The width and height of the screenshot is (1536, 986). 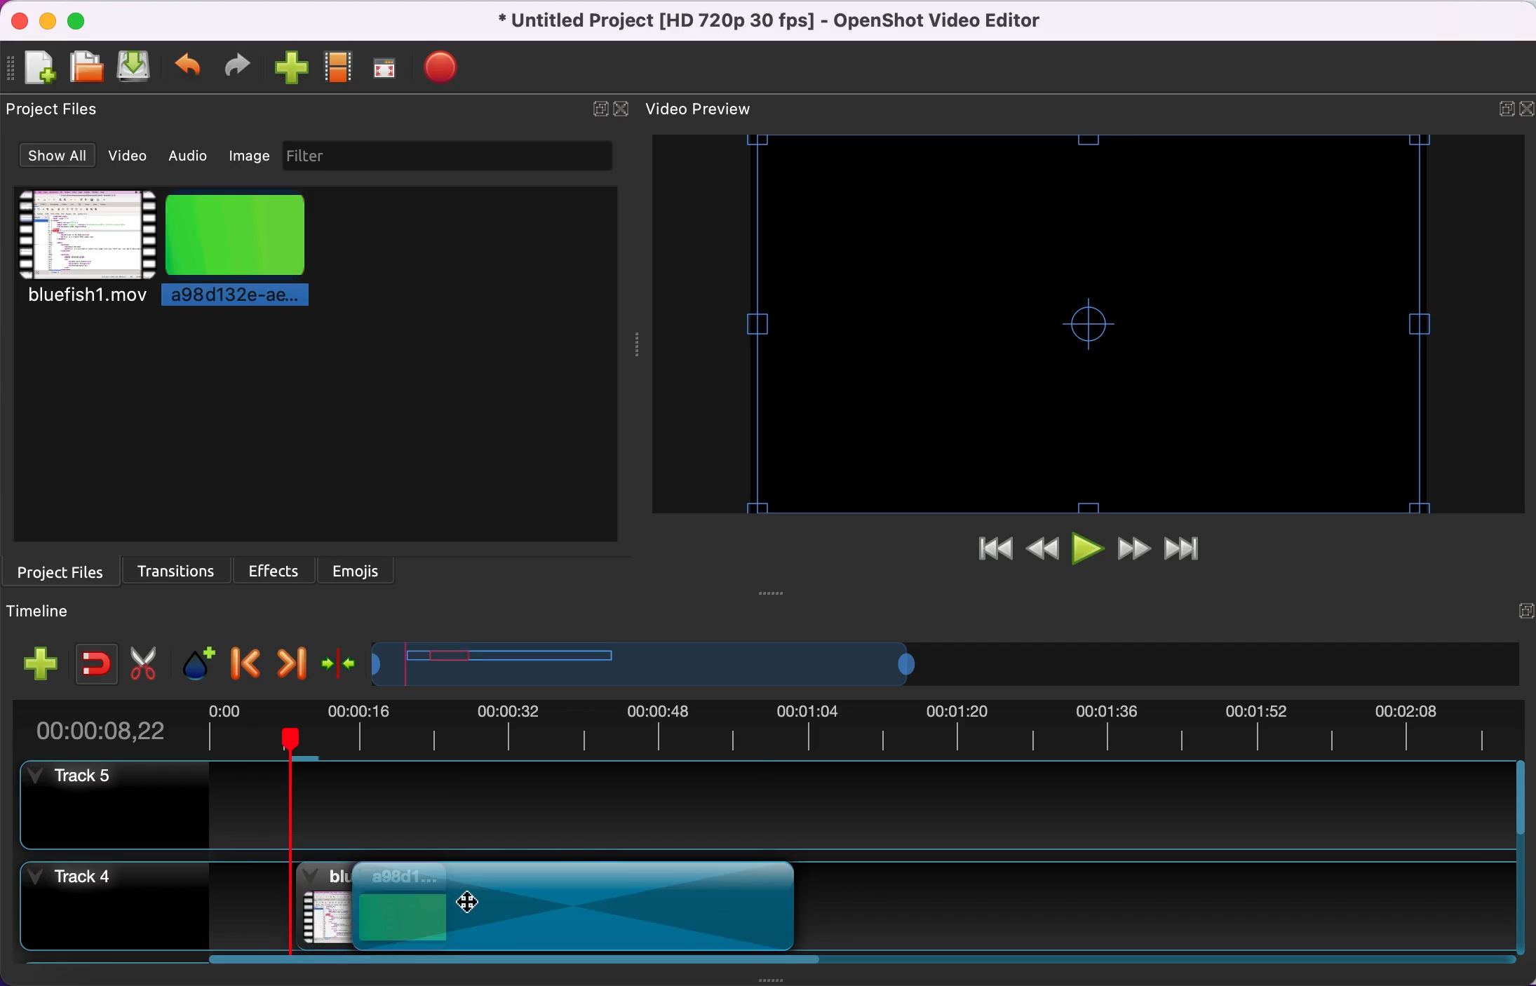 What do you see at coordinates (365, 572) in the screenshot?
I see `emojis` at bounding box center [365, 572].